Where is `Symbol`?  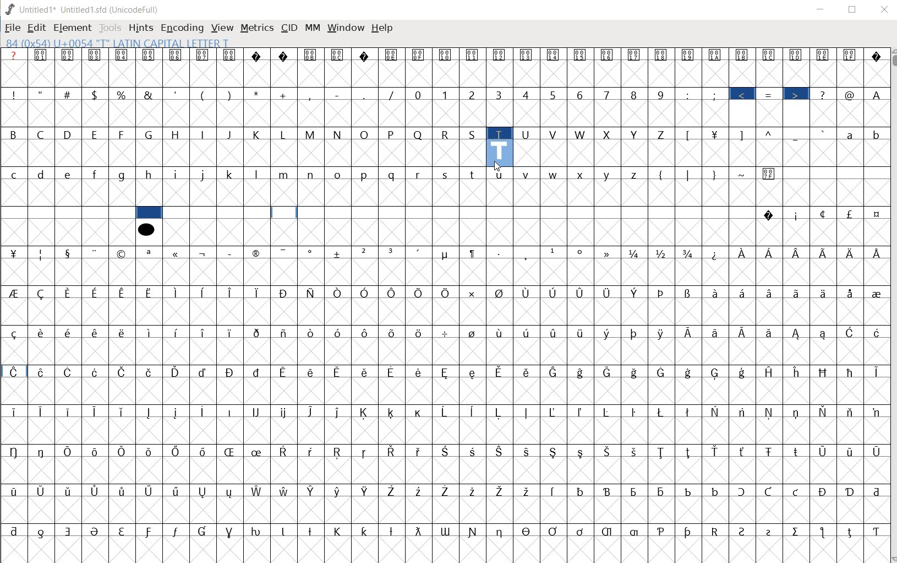 Symbol is located at coordinates (366, 529).